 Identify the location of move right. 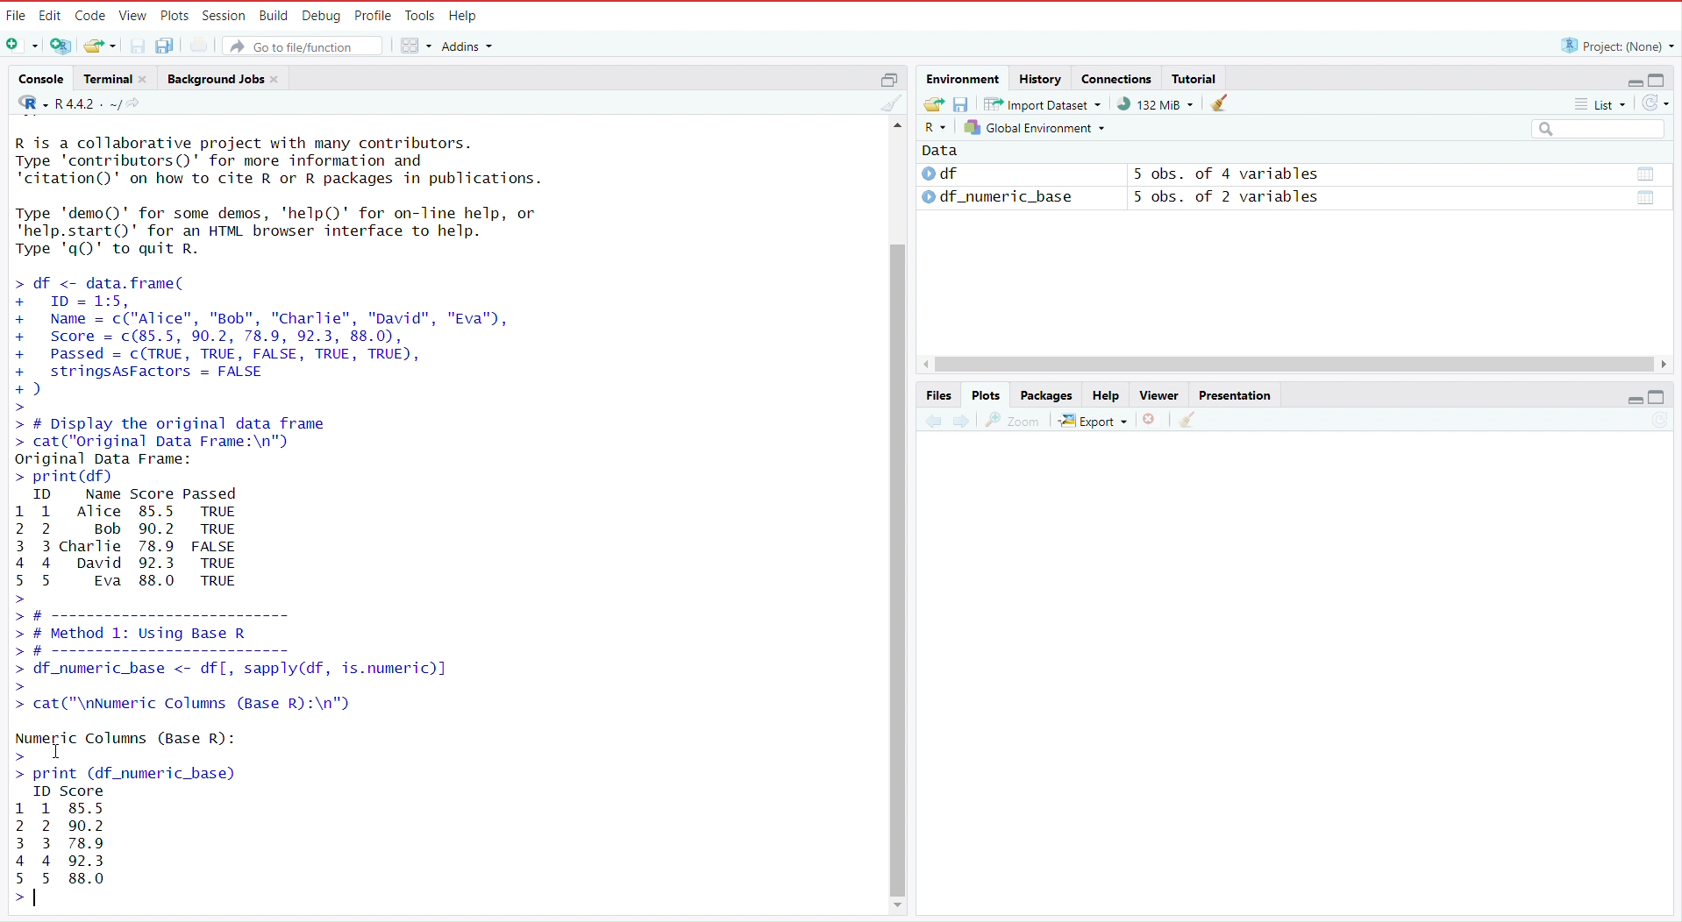
(1671, 365).